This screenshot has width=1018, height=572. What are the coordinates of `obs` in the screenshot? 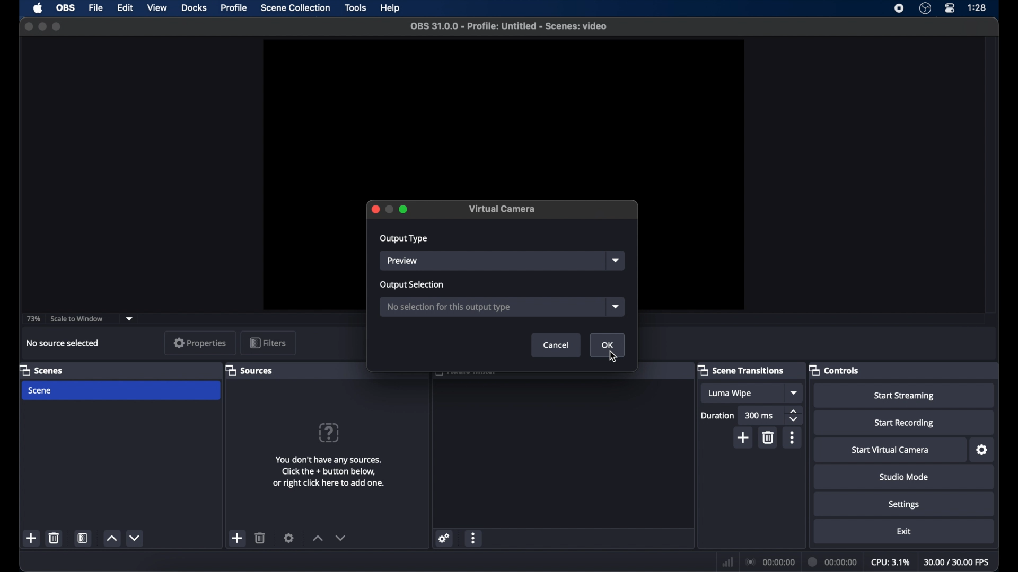 It's located at (65, 8).